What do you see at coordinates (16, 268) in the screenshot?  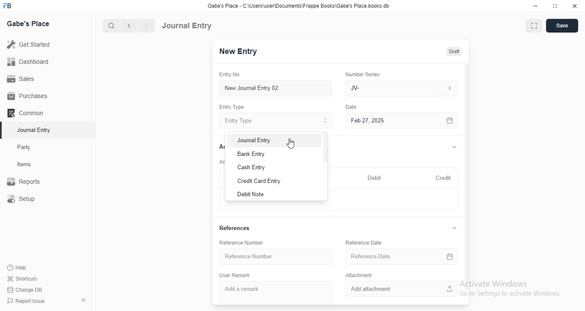 I see `Help` at bounding box center [16, 268].